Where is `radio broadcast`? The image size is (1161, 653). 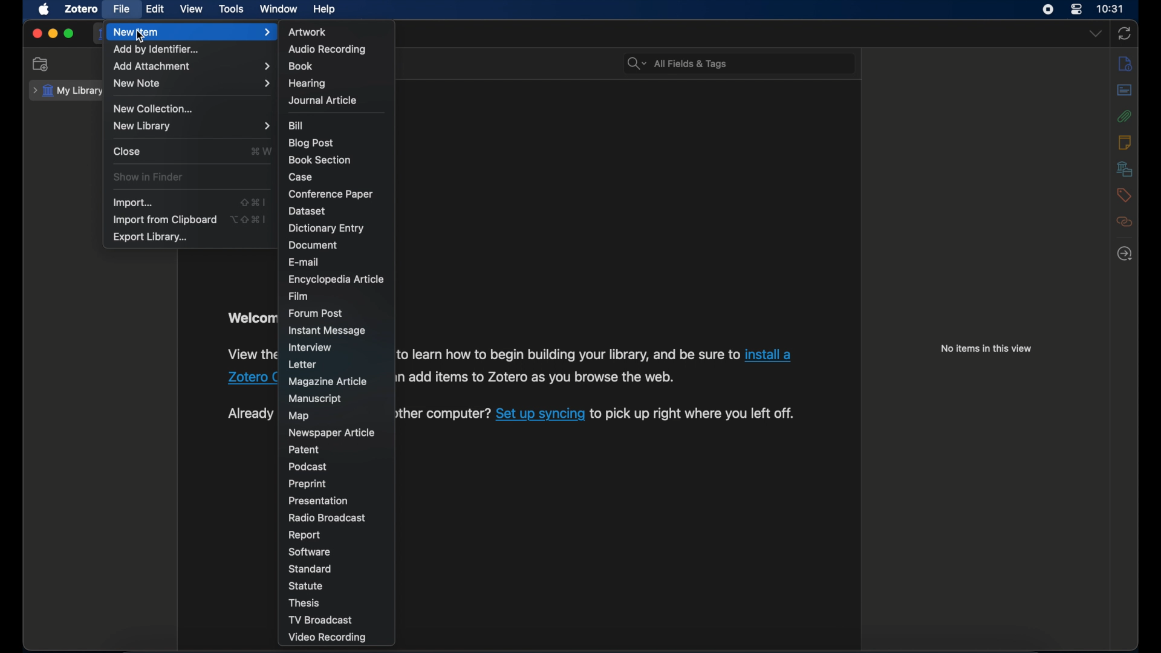
radio broadcast is located at coordinates (327, 518).